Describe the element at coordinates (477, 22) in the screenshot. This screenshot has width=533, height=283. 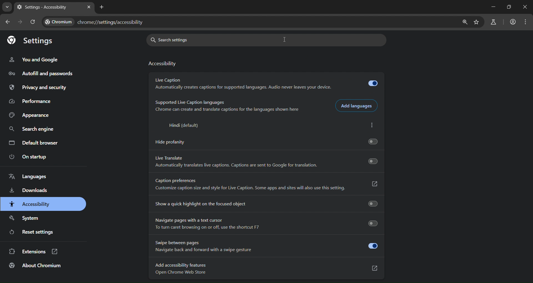
I see `bookmark page` at that location.